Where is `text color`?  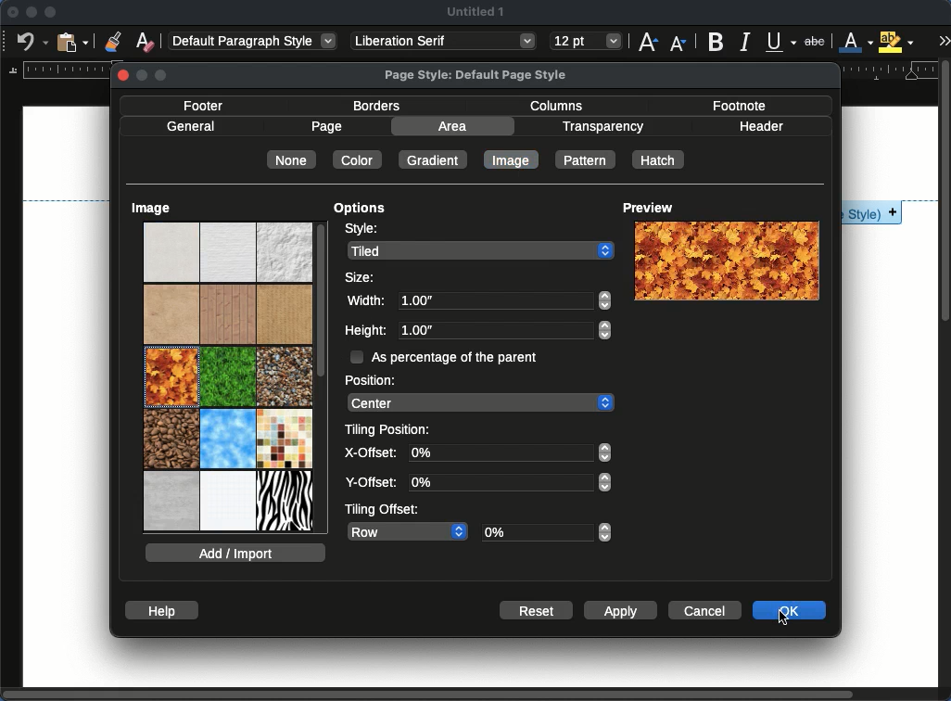 text color is located at coordinates (856, 42).